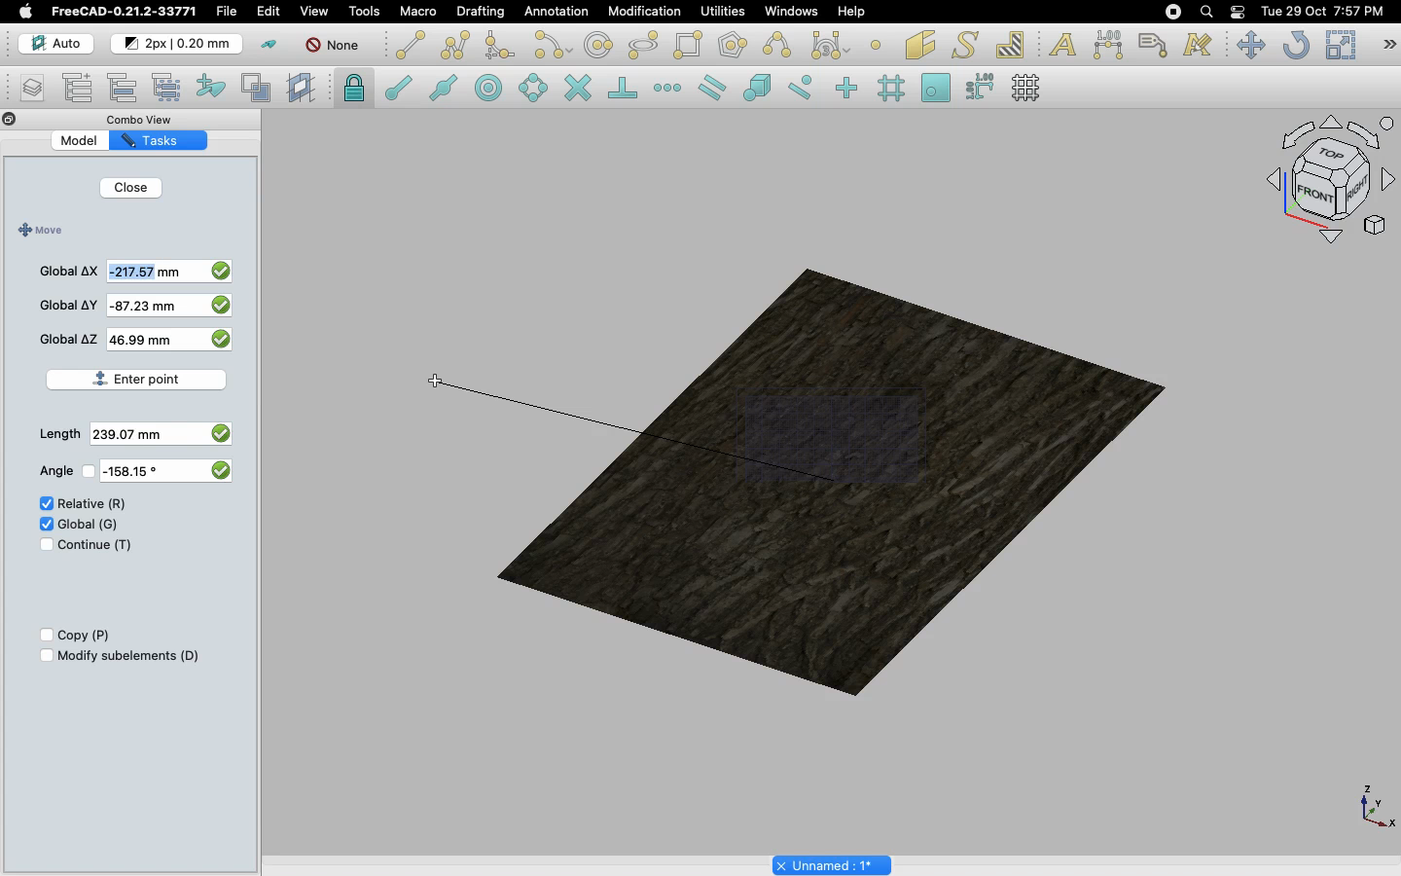 The height and width of the screenshot is (876, 1401). I want to click on Modification, so click(649, 14).